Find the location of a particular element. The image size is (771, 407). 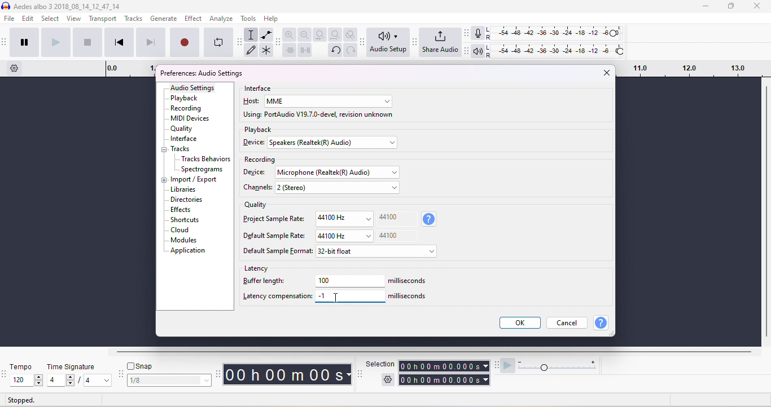

select host is located at coordinates (328, 101).